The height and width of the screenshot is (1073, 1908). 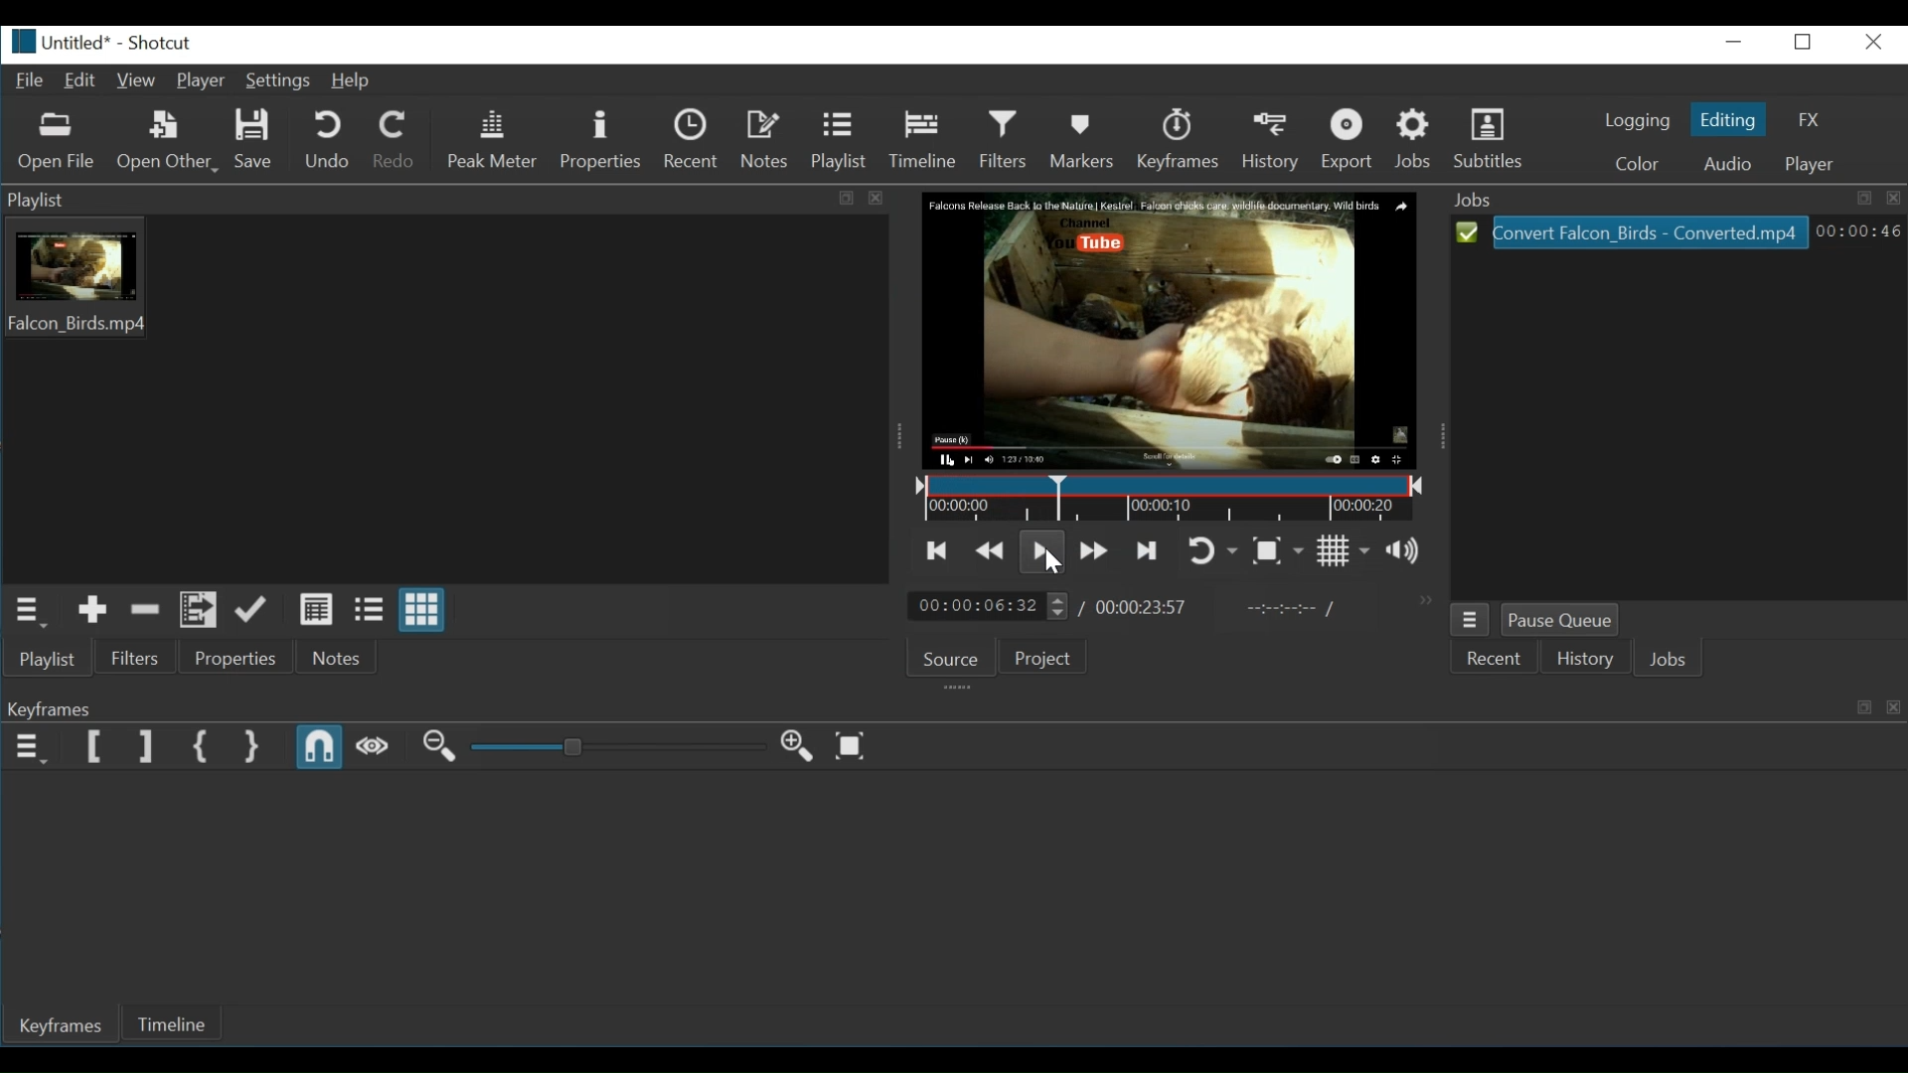 What do you see at coordinates (1671, 662) in the screenshot?
I see `Jobs` at bounding box center [1671, 662].